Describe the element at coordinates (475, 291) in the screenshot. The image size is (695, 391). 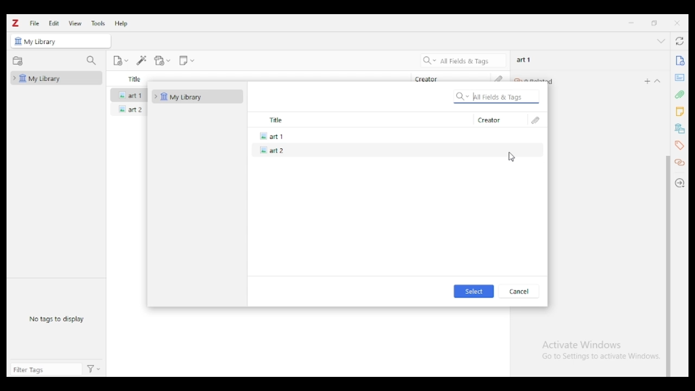
I see `select` at that location.